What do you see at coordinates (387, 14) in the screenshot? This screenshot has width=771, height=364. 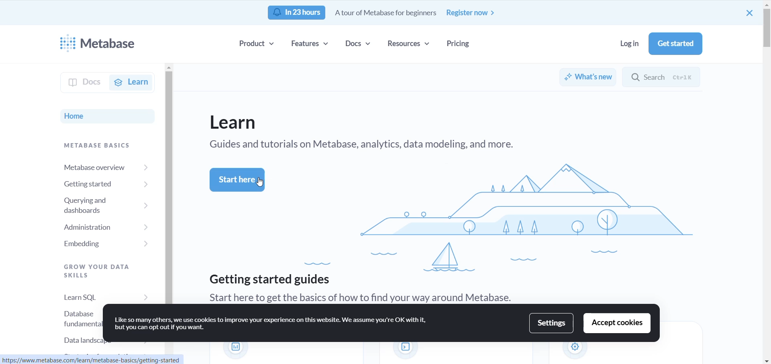 I see `text` at bounding box center [387, 14].